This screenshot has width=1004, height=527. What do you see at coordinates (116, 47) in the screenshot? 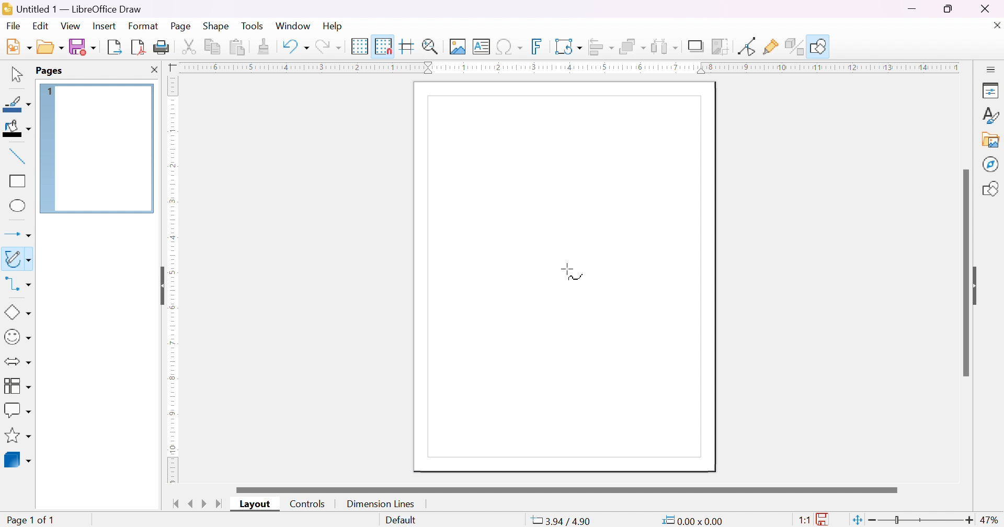
I see `export` at bounding box center [116, 47].